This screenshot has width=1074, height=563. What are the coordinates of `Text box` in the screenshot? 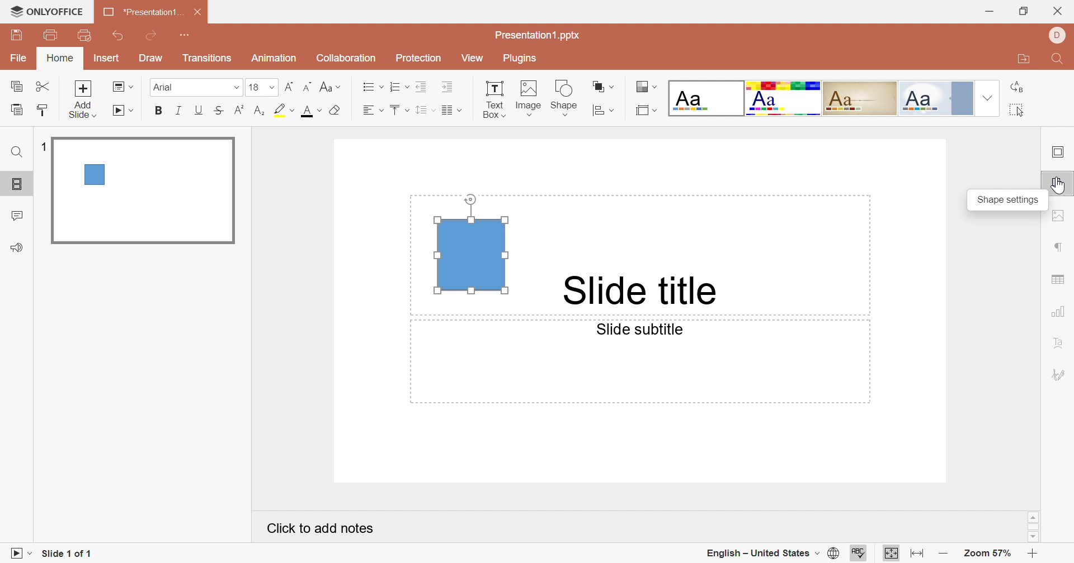 It's located at (472, 241).